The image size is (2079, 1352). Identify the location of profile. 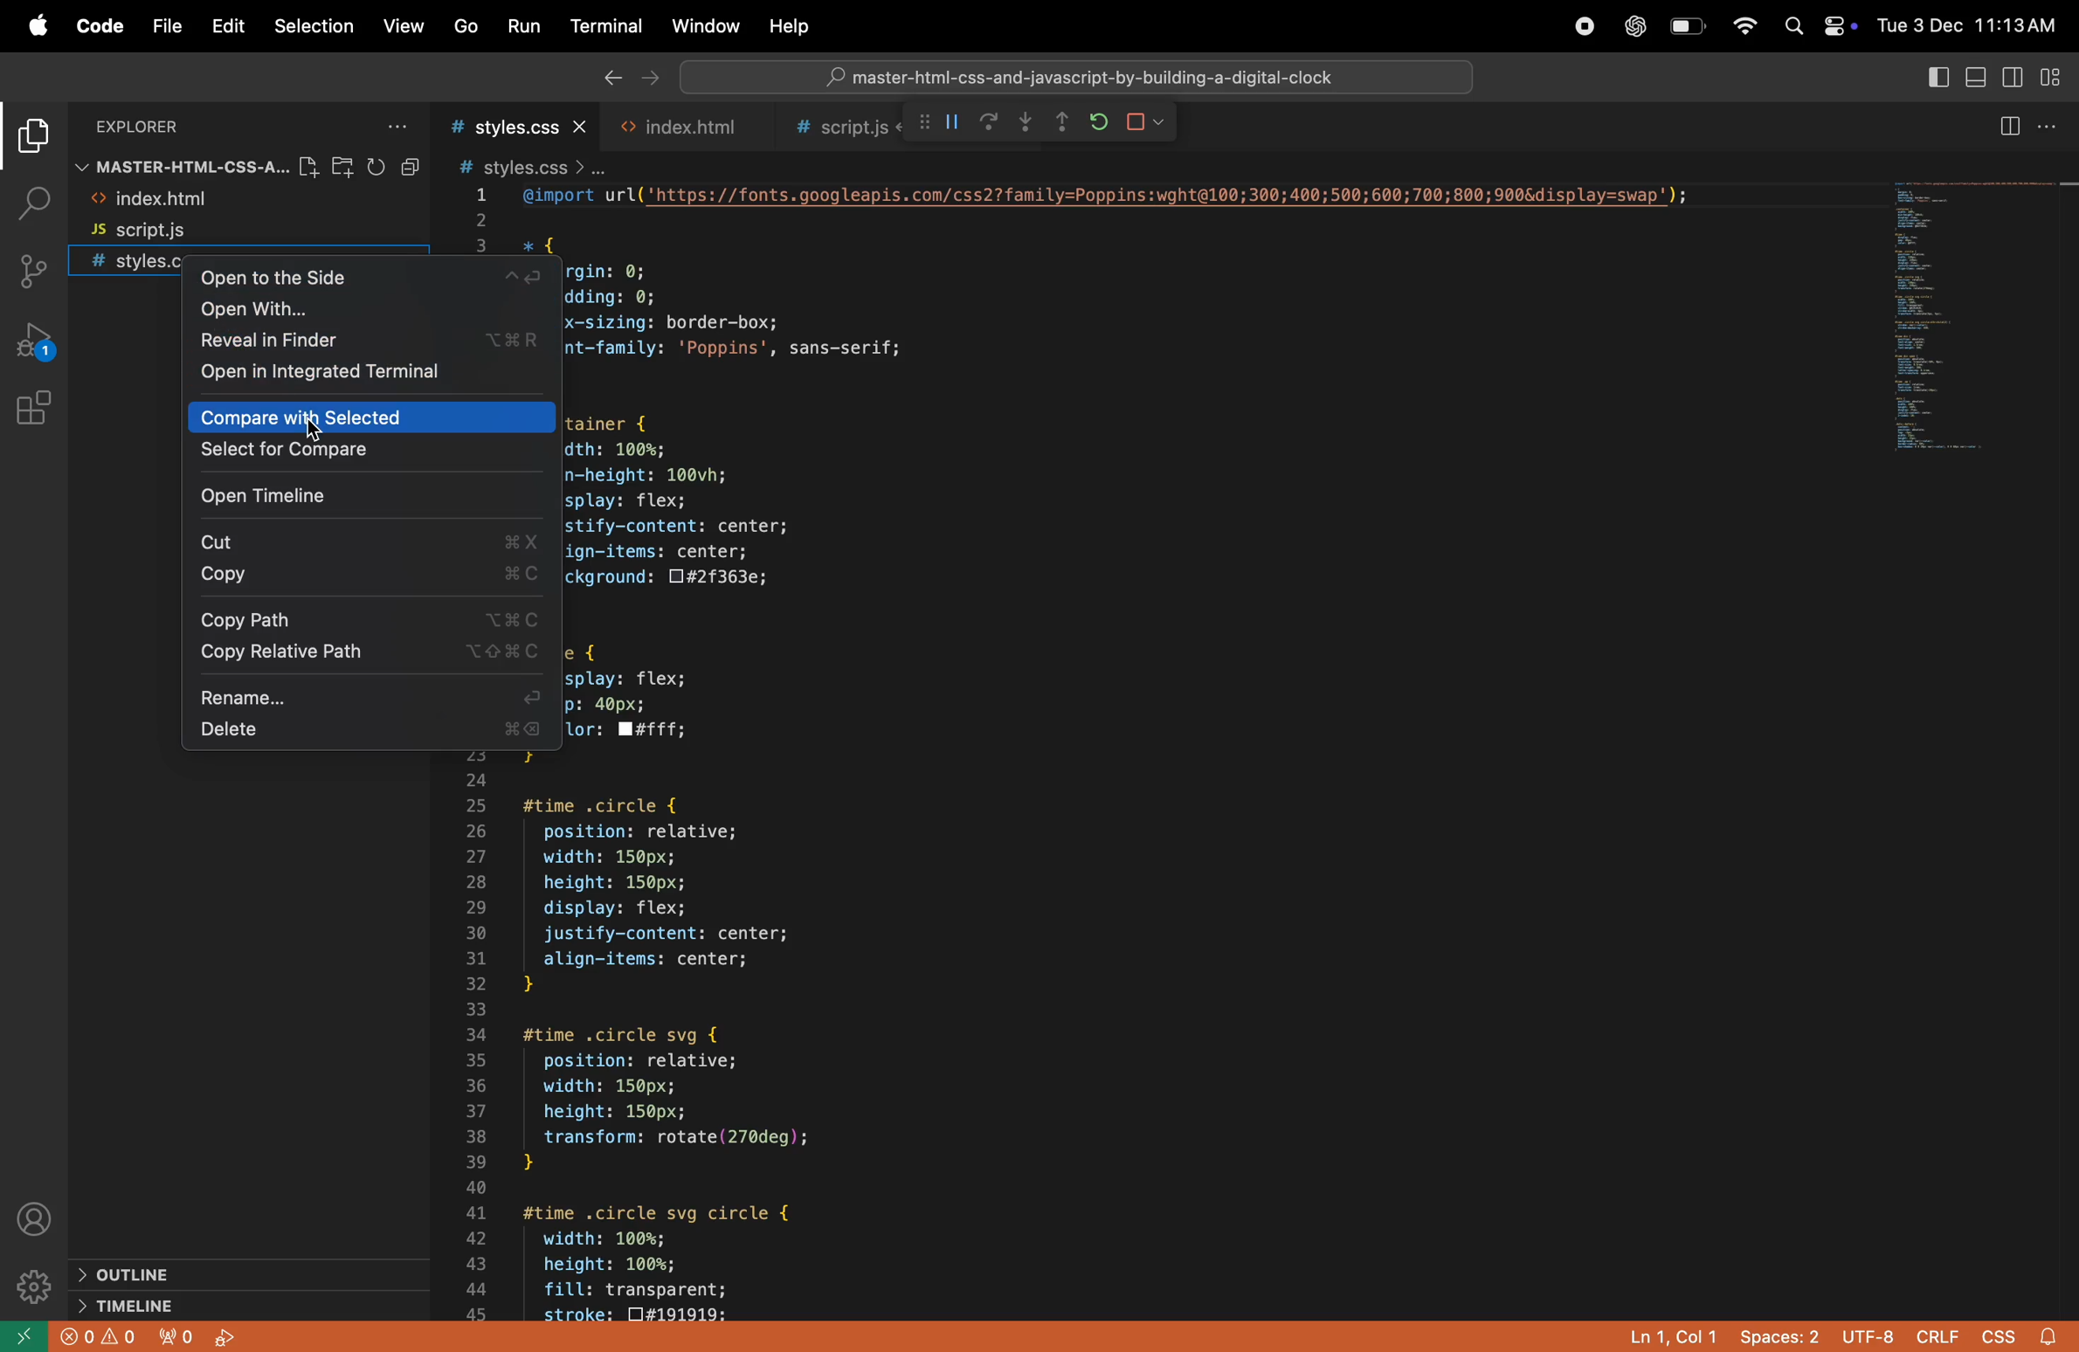
(37, 1221).